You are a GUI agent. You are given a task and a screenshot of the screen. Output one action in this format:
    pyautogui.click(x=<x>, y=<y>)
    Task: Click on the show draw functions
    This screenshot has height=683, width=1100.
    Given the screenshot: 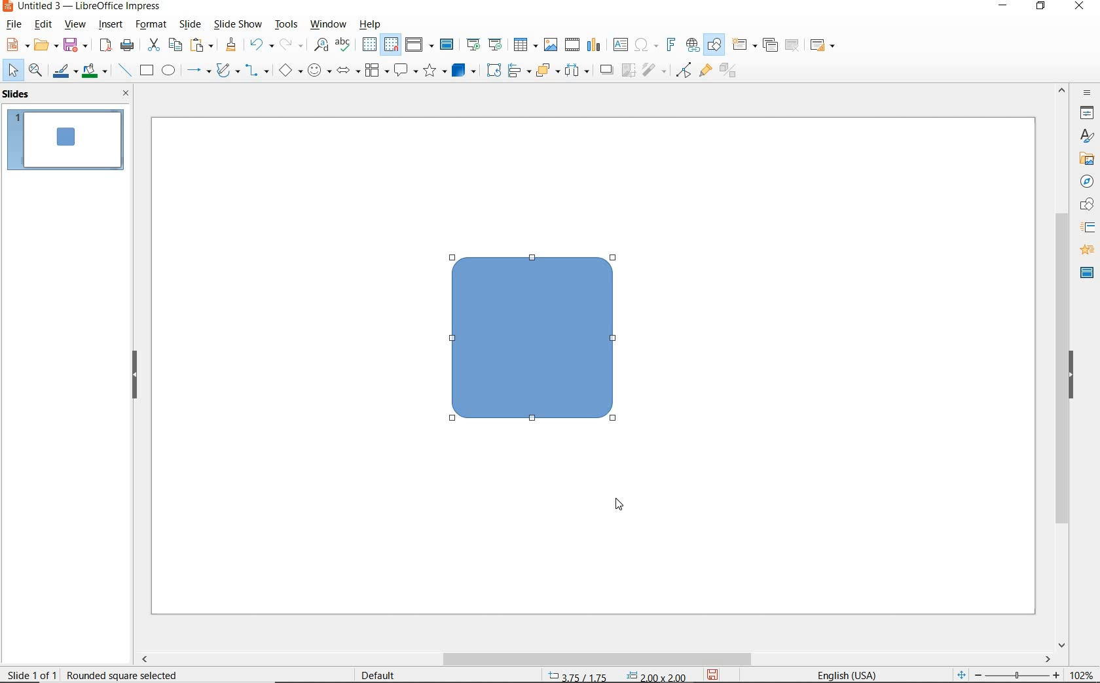 What is the action you would take?
    pyautogui.click(x=716, y=45)
    